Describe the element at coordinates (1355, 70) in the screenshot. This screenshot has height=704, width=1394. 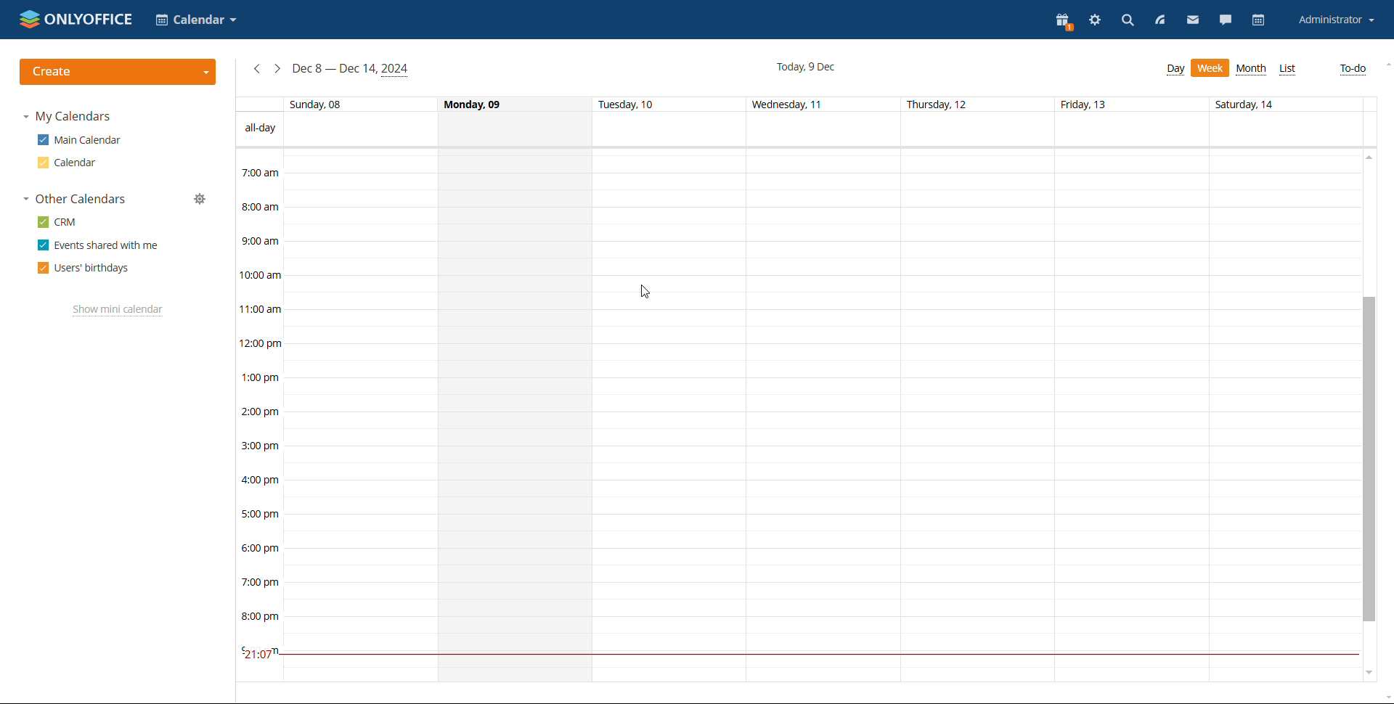
I see `to-do` at that location.